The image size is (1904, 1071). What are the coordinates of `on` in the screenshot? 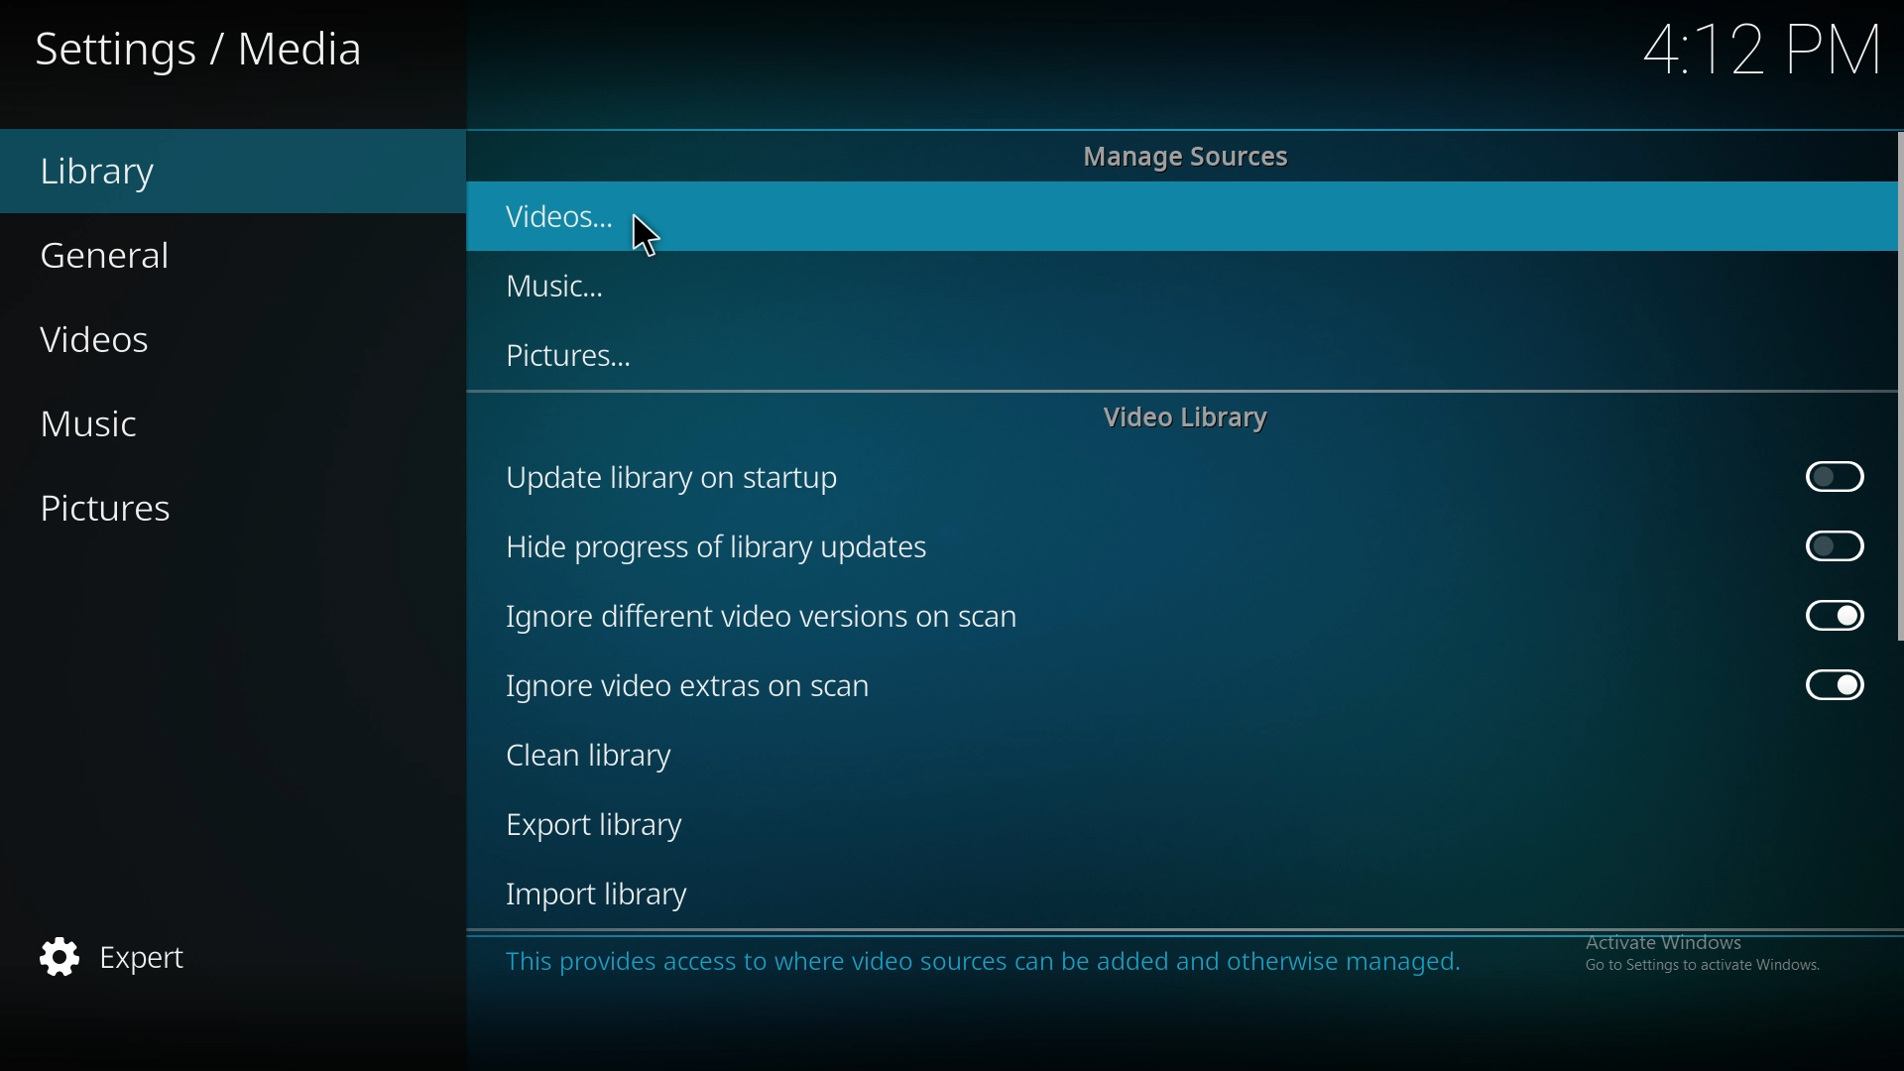 It's located at (1834, 545).